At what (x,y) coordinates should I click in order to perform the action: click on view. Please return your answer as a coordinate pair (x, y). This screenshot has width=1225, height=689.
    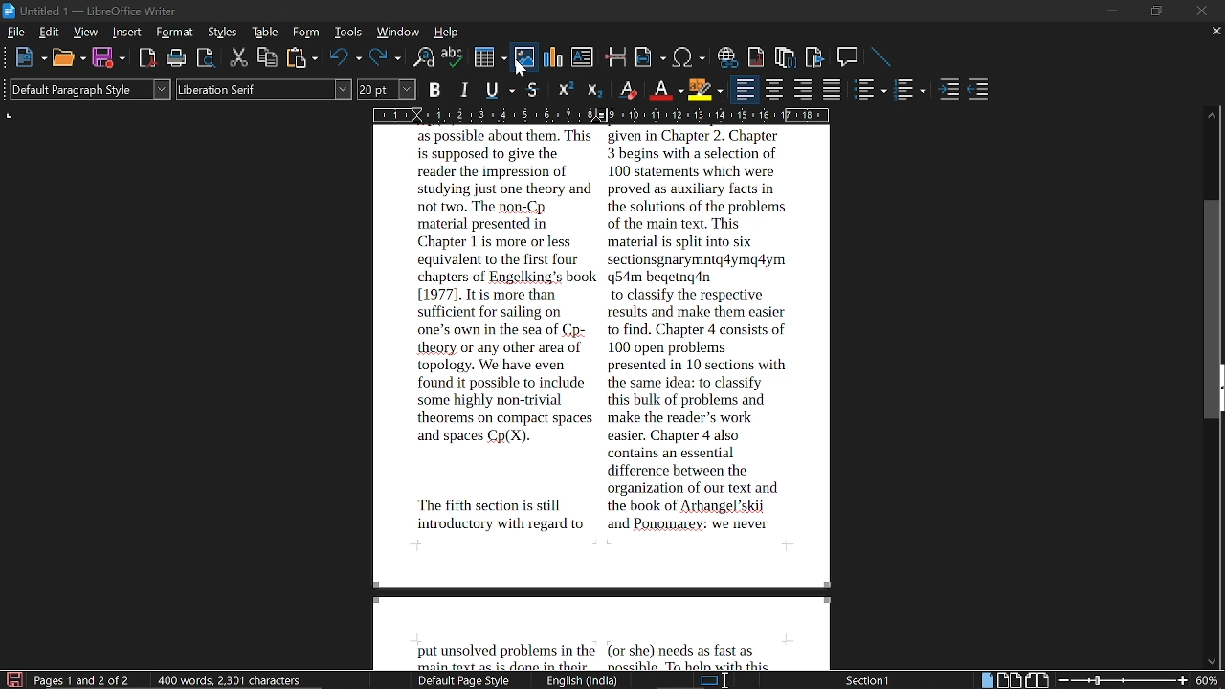
    Looking at the image, I should click on (87, 32).